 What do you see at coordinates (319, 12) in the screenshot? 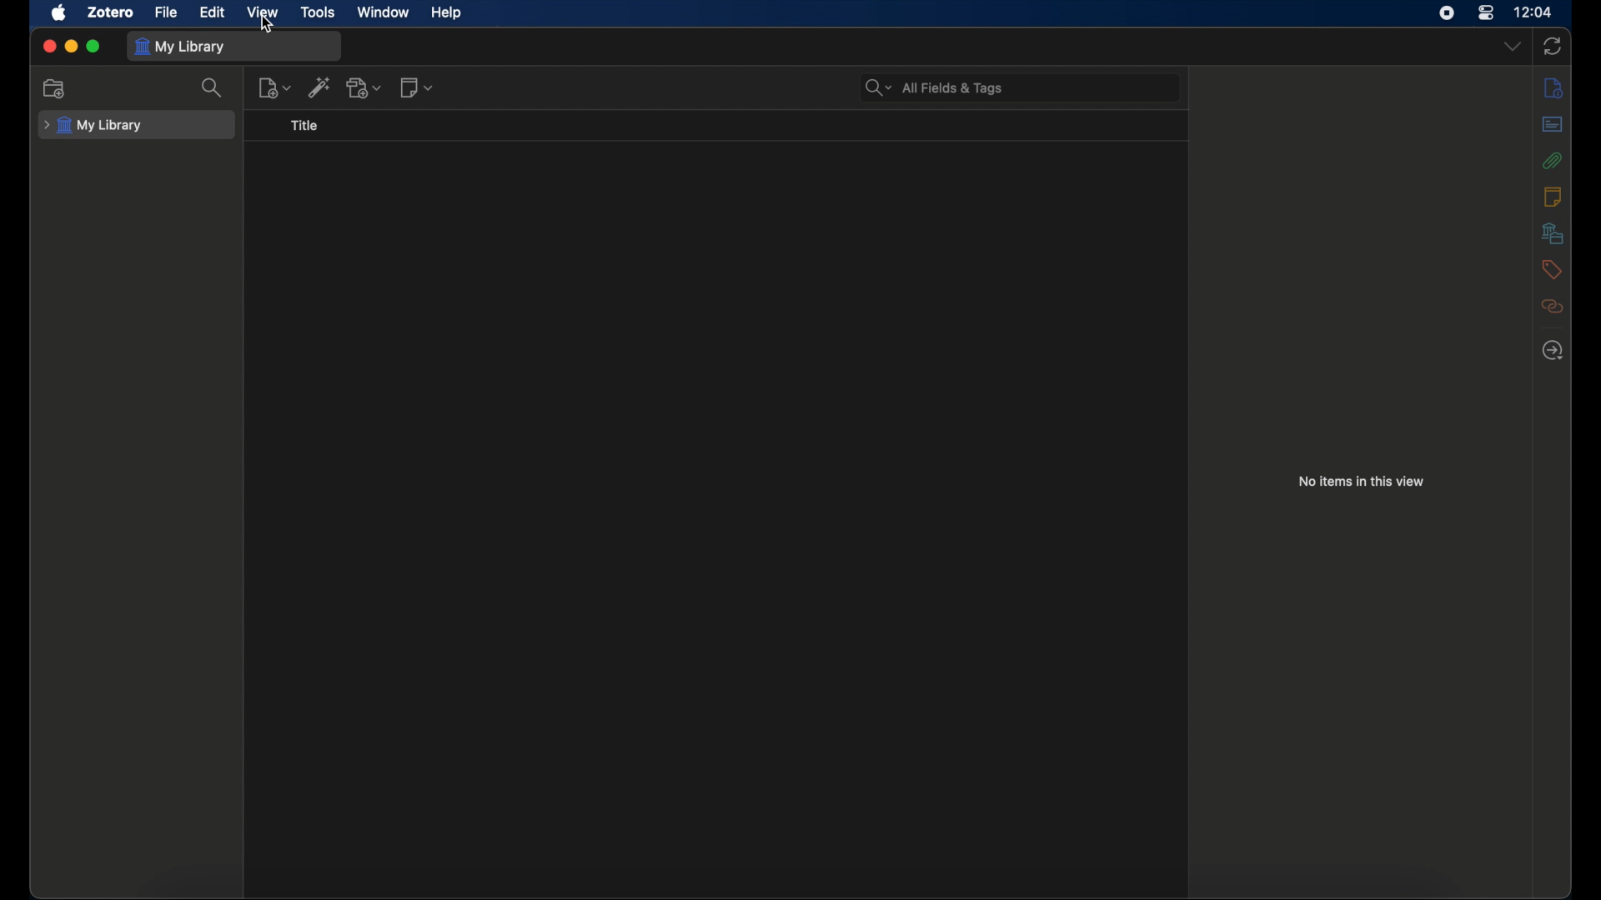
I see `tools` at bounding box center [319, 12].